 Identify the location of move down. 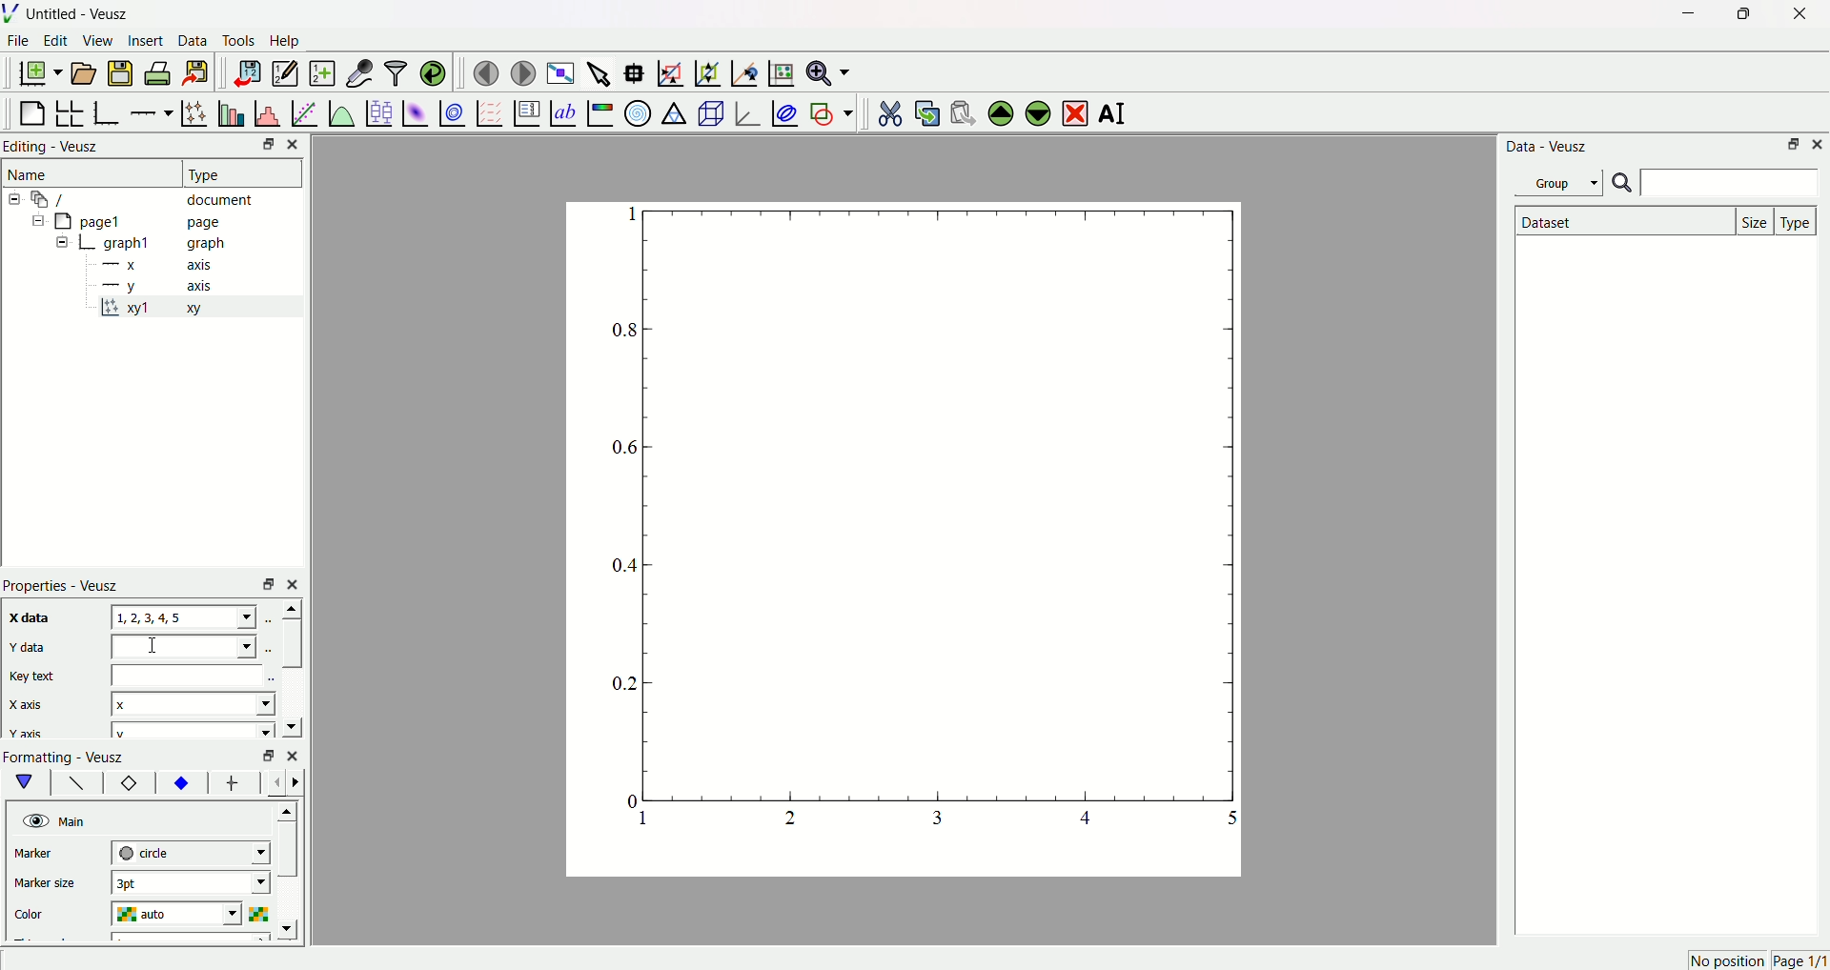
(291, 725).